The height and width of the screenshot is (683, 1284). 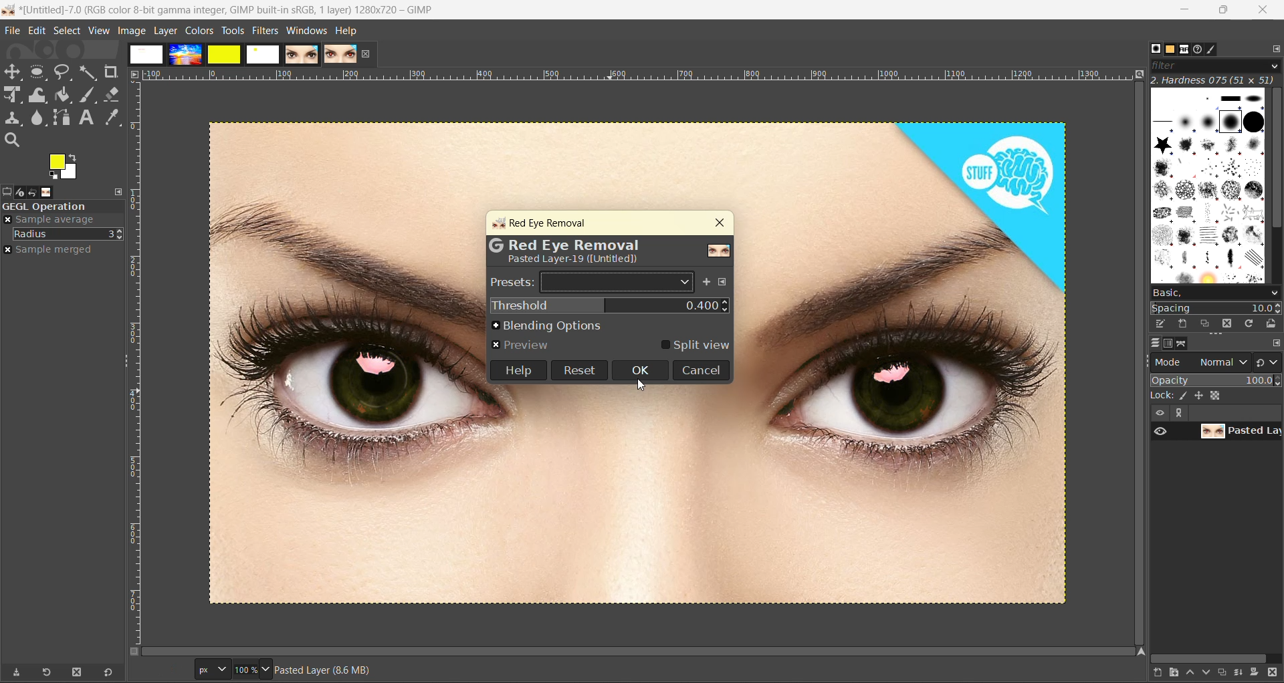 I want to click on lower this layer, so click(x=1204, y=676).